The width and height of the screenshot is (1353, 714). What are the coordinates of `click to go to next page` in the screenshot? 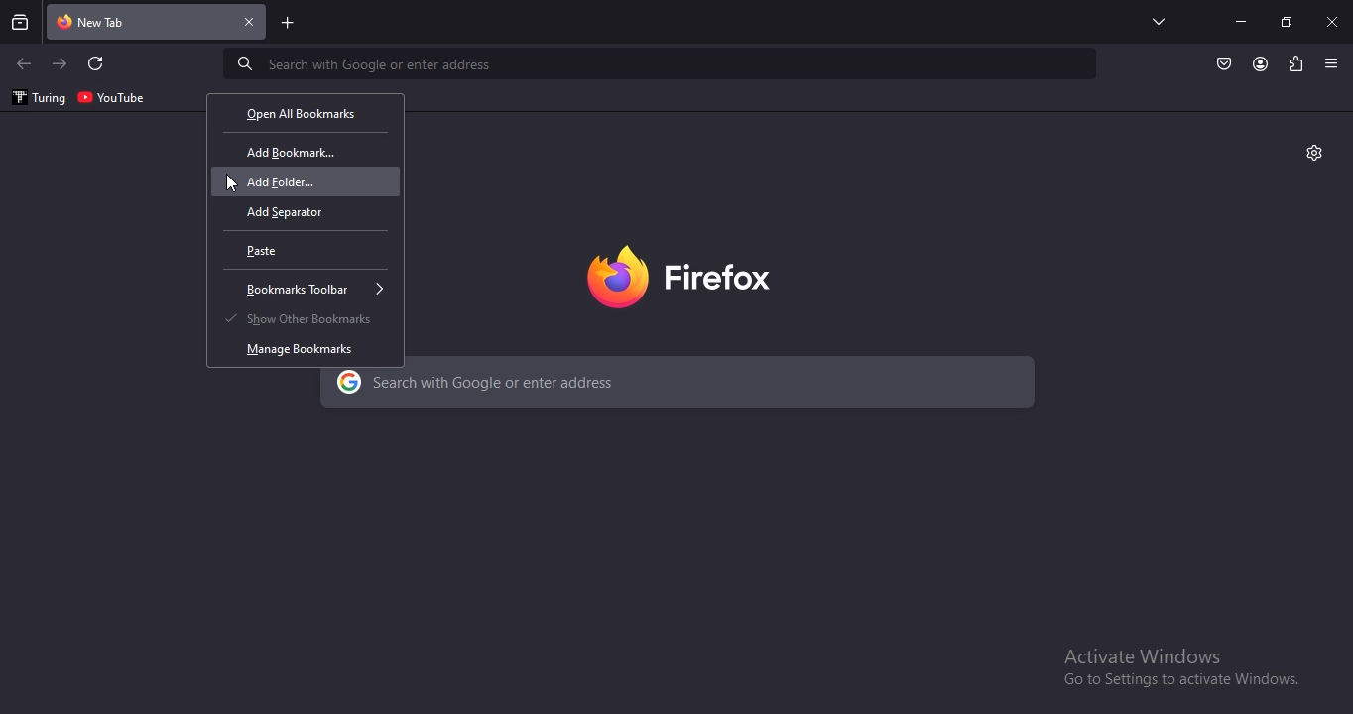 It's located at (61, 63).